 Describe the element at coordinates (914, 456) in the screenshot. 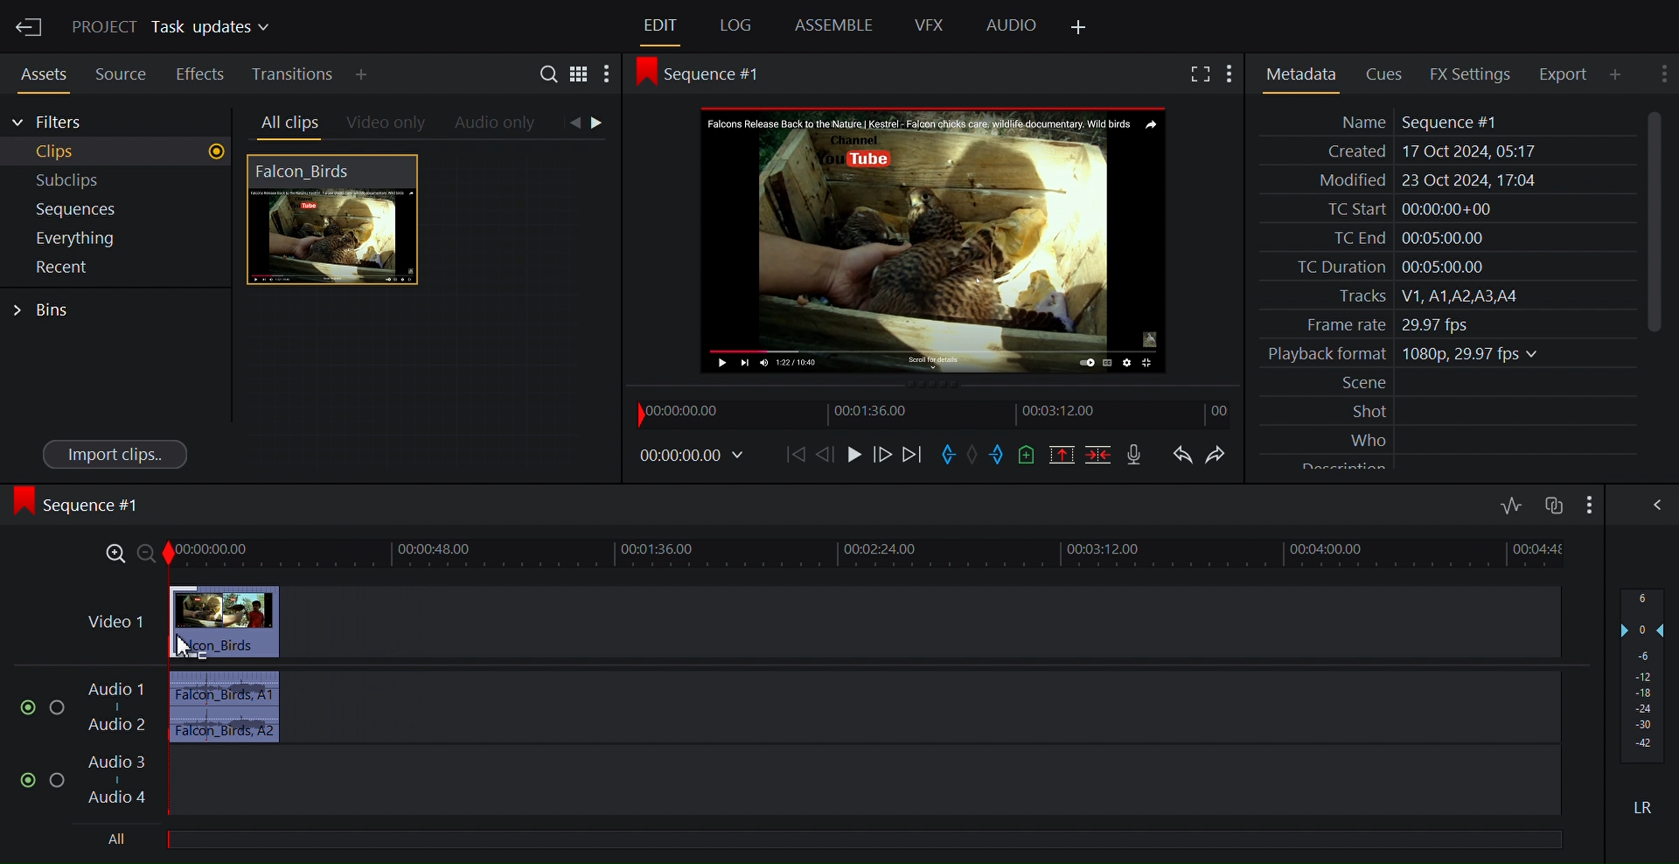

I see `Move forward` at that location.